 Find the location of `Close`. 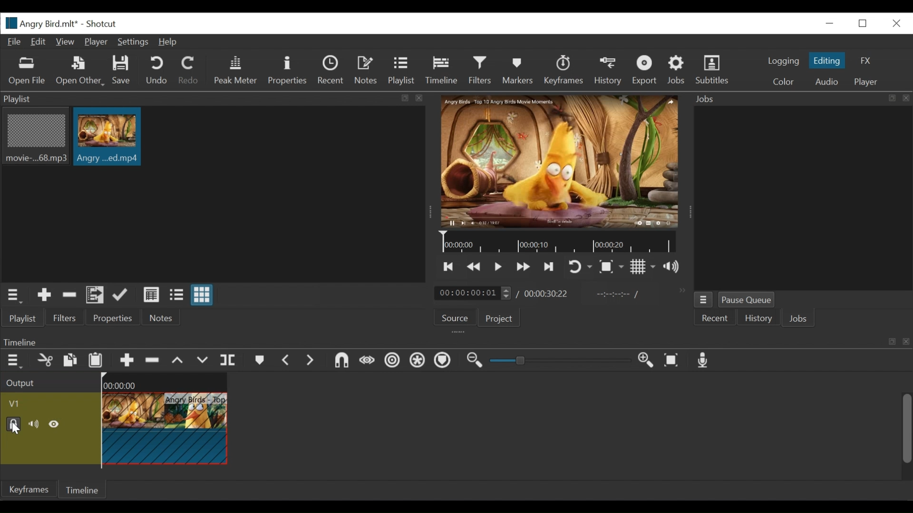

Close is located at coordinates (894, 23).